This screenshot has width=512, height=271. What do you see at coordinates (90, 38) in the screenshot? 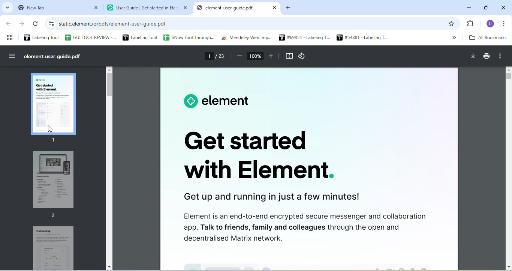
I see `GUI TOOL REVIEW -...` at bounding box center [90, 38].